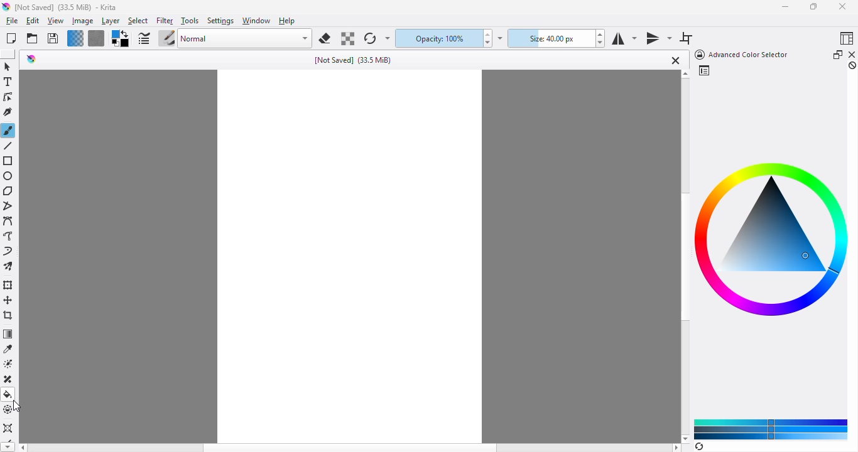  I want to click on minimize, so click(785, 7).